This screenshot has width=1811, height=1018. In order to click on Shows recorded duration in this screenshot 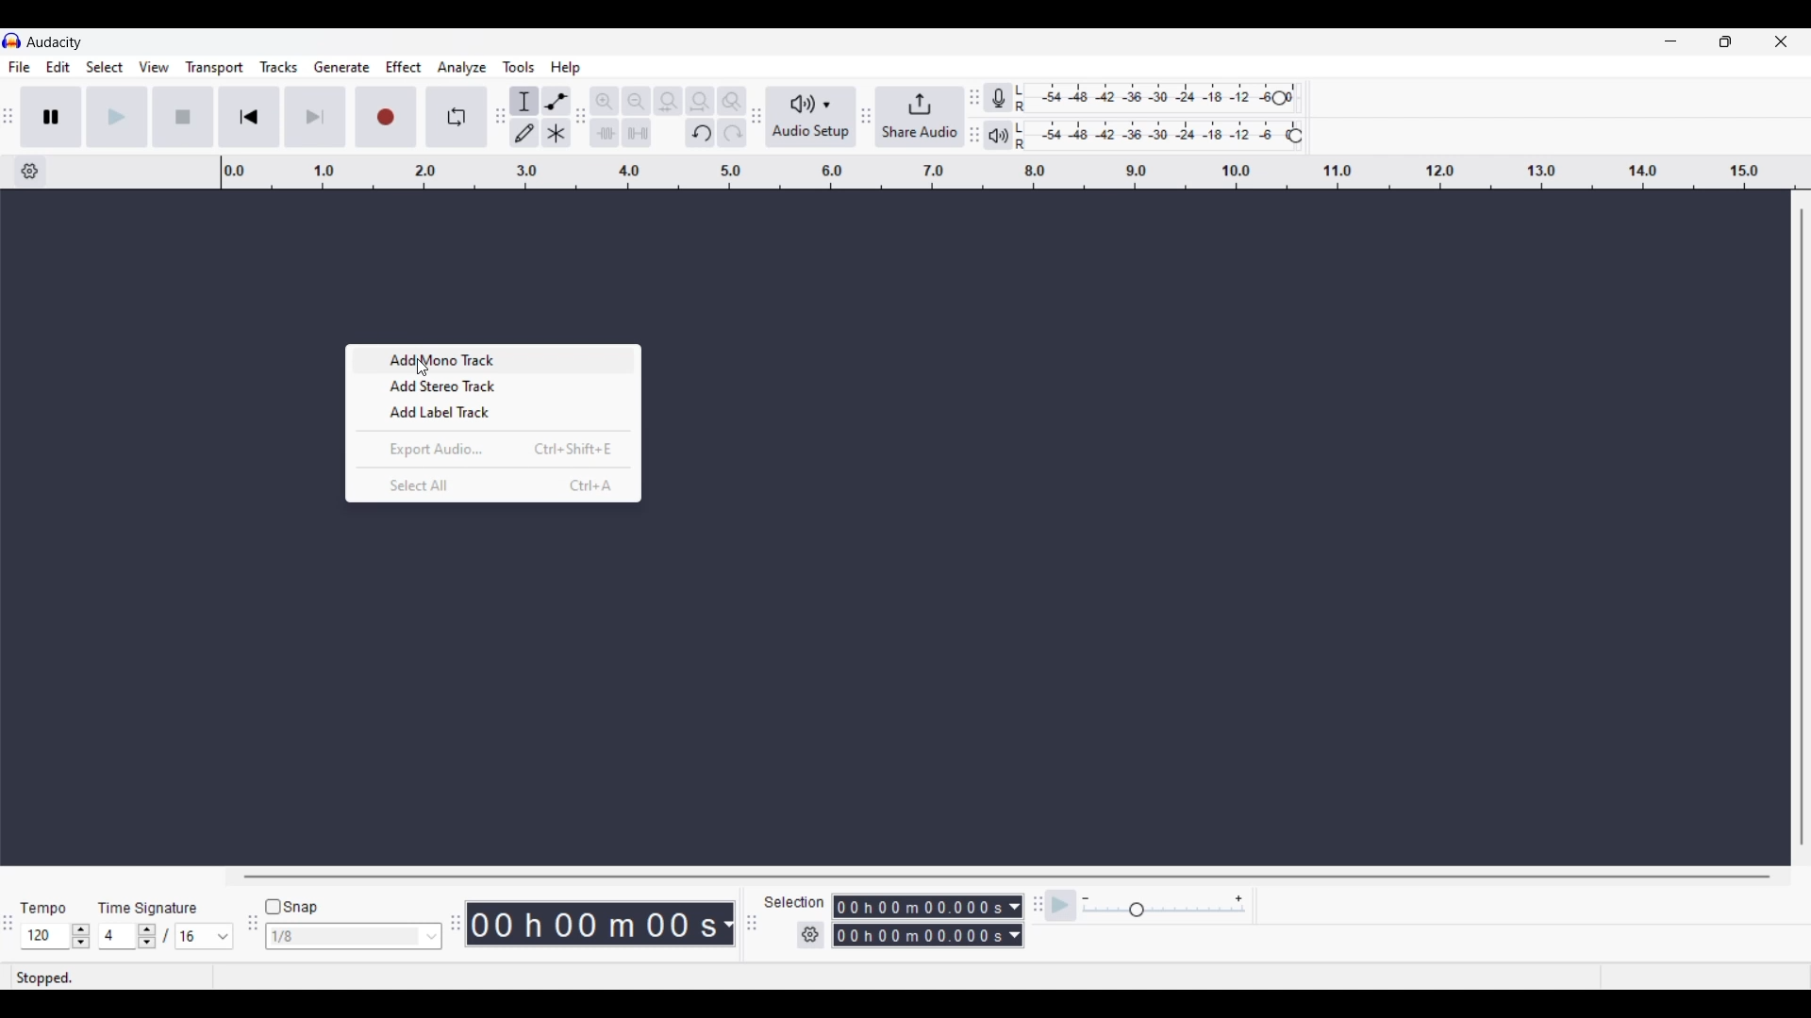, I will do `click(592, 924)`.